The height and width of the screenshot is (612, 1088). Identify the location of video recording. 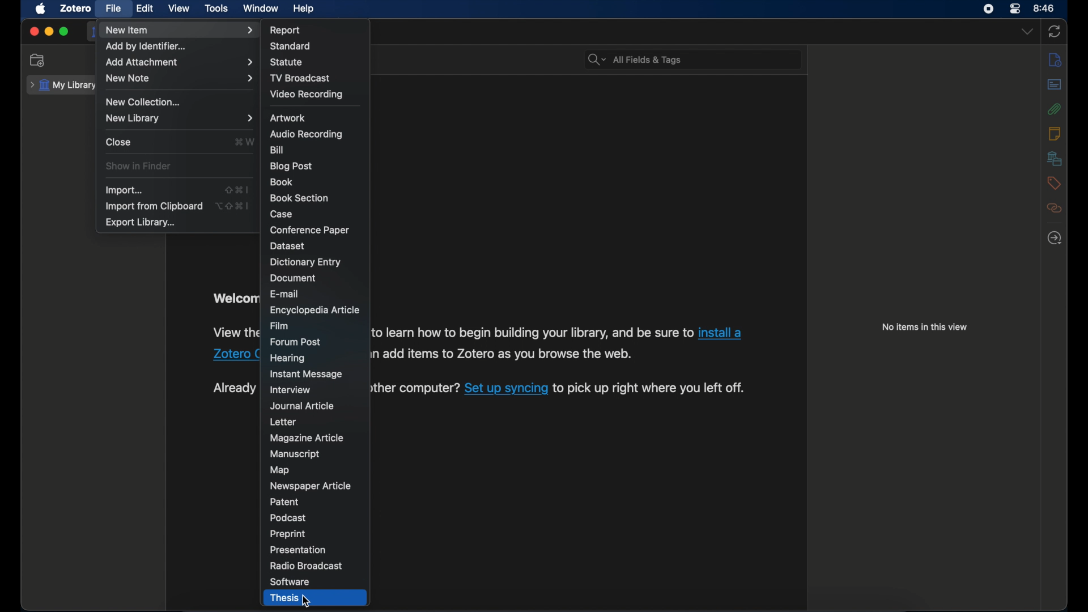
(306, 94).